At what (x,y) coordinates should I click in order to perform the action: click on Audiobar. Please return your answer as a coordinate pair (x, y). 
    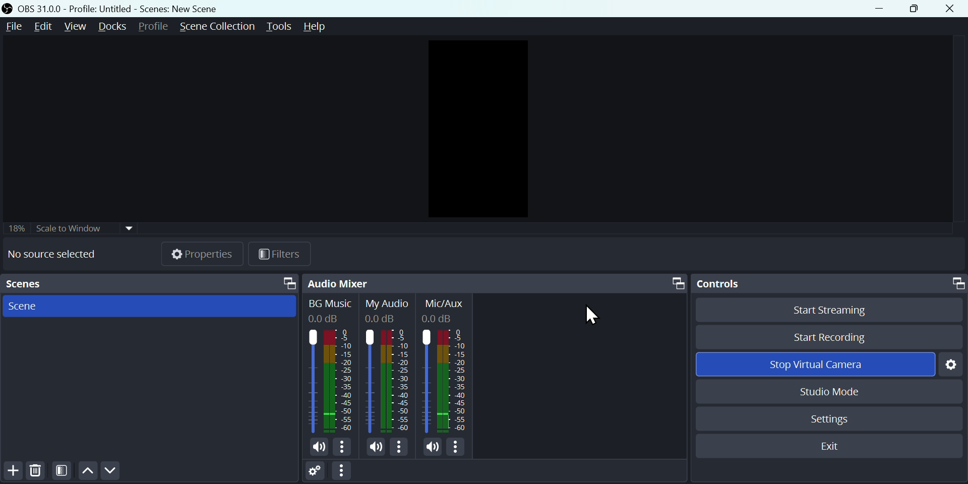
    Looking at the image, I should click on (388, 377).